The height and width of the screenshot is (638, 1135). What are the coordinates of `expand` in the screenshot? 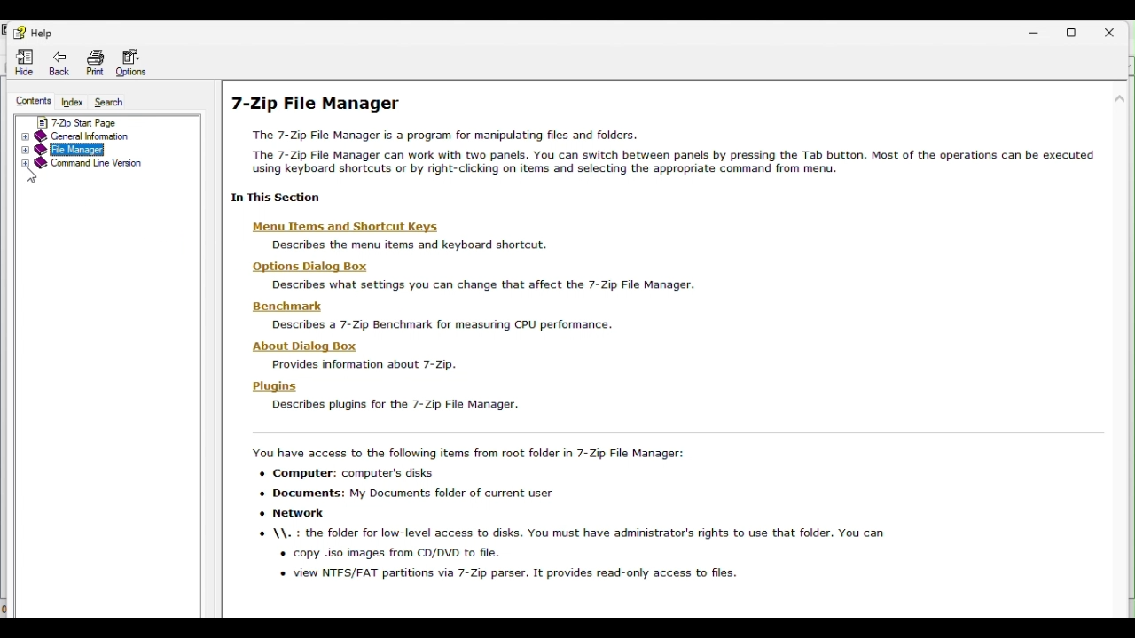 It's located at (24, 138).